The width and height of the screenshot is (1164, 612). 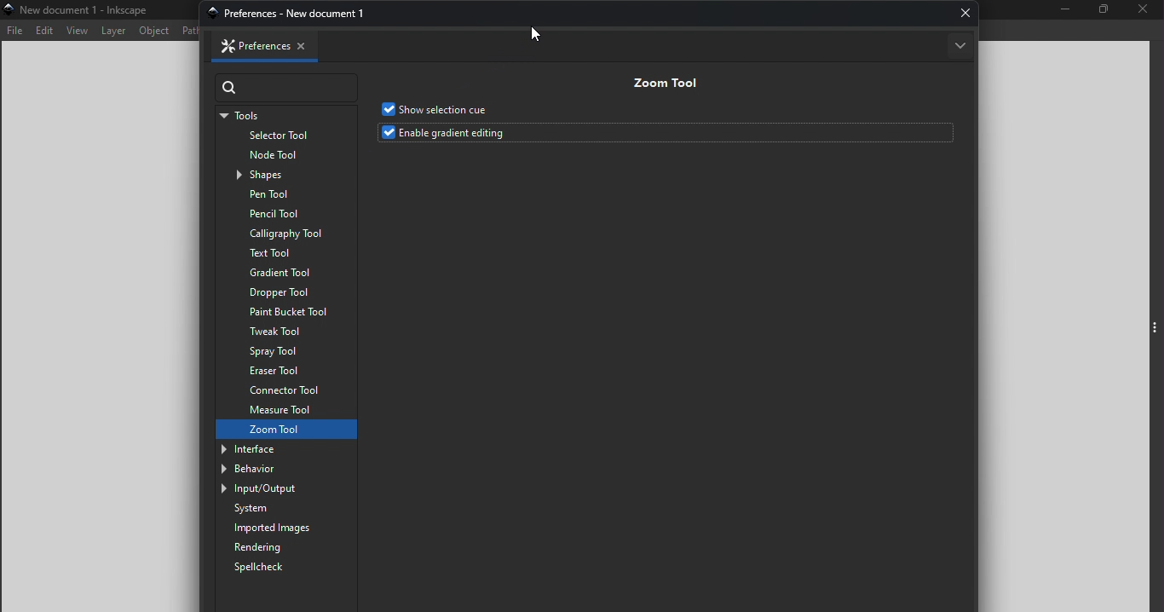 What do you see at coordinates (469, 134) in the screenshot?
I see `Enable gradient editing` at bounding box center [469, 134].